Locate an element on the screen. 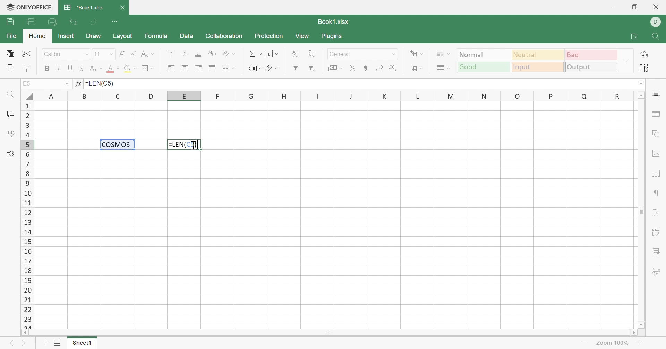 Image resolution: width=666 pixels, height=349 pixels. Strikethrough is located at coordinates (82, 69).